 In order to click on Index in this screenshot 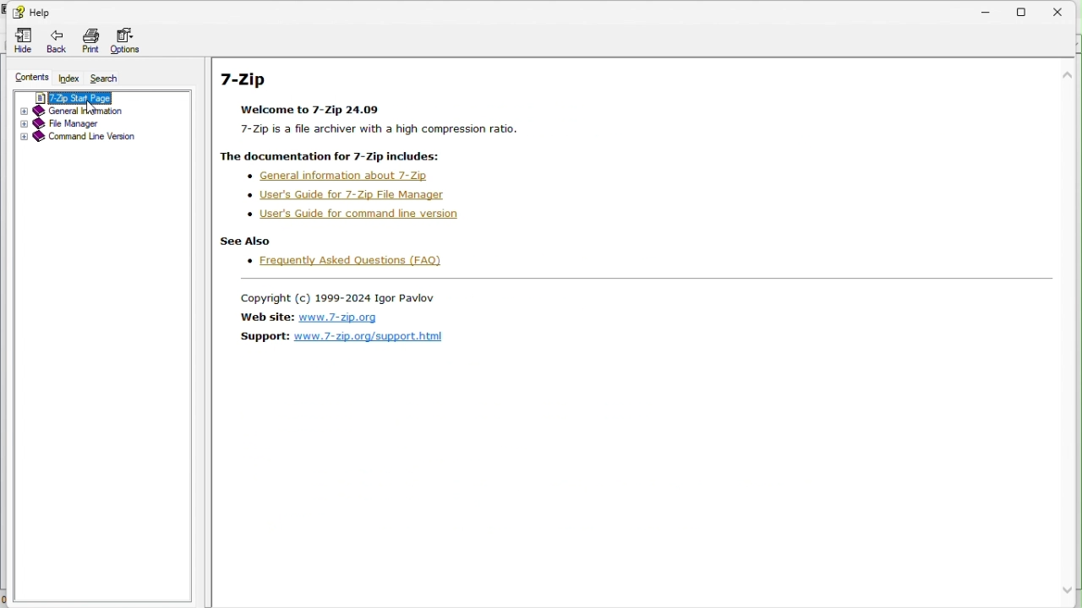, I will do `click(69, 77)`.